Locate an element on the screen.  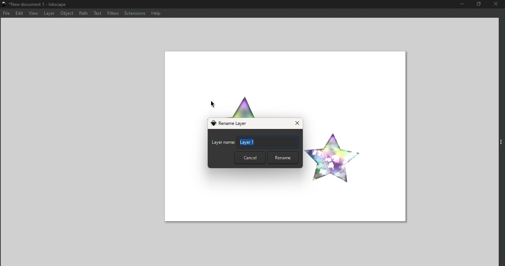
Layer name is located at coordinates (223, 143).